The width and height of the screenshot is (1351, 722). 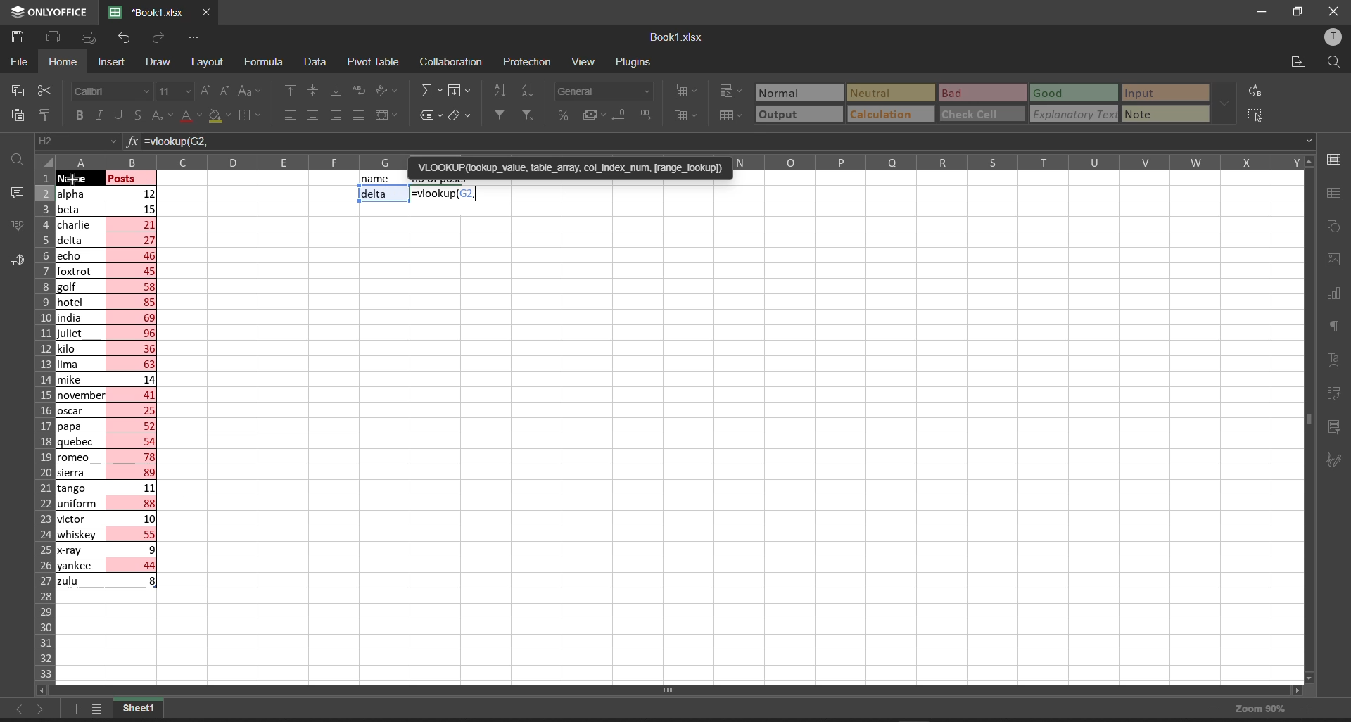 I want to click on decrement font size, so click(x=226, y=91).